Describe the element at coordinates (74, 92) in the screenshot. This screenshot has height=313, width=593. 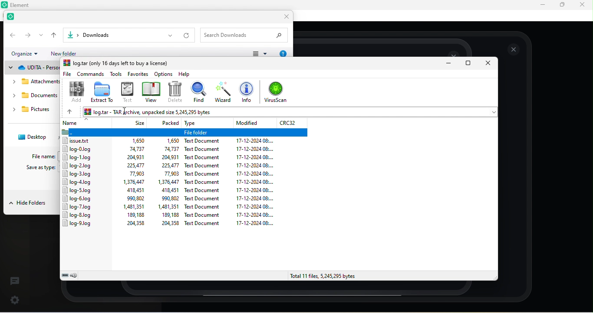
I see `add` at that location.